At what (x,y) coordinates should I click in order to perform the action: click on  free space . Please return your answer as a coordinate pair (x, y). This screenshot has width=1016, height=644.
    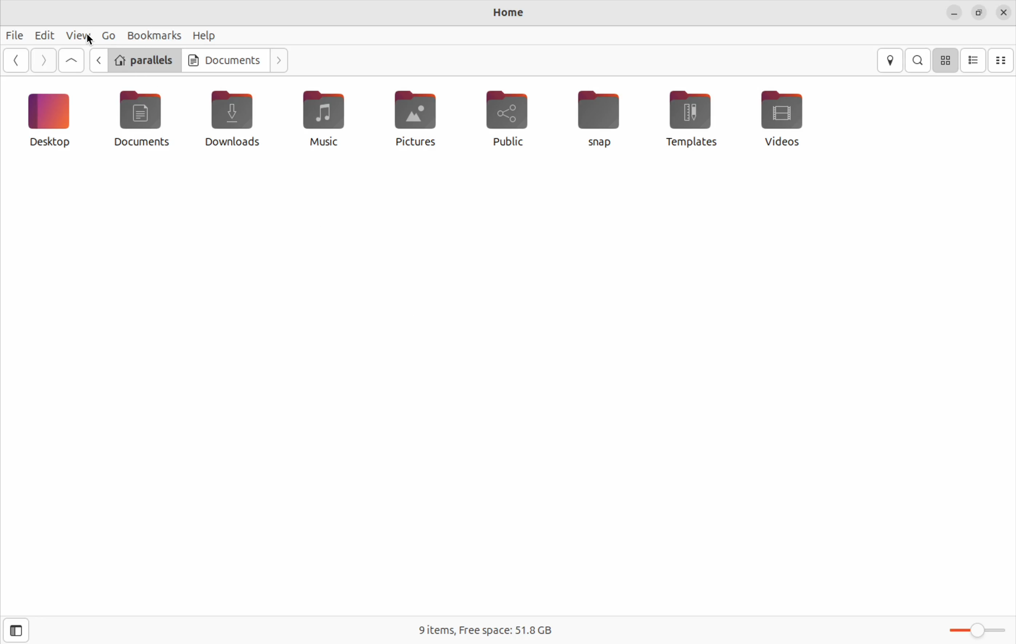
    Looking at the image, I should click on (486, 629).